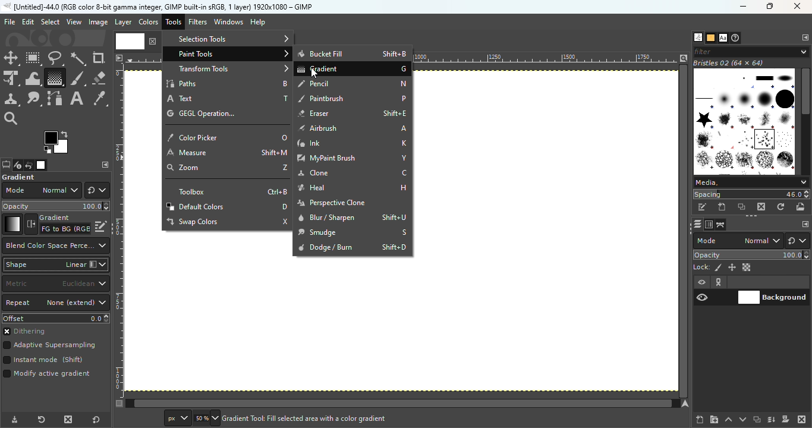 The image size is (812, 428). Describe the element at coordinates (55, 284) in the screenshot. I see `Matric to the use for the distance calculation` at that location.